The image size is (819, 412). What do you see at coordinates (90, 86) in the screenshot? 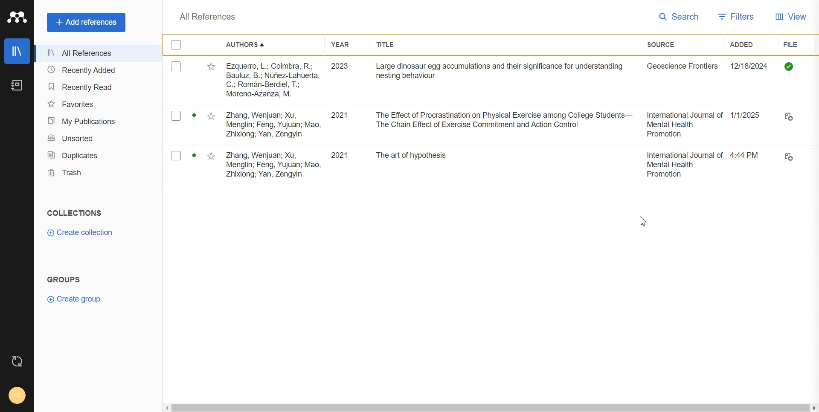
I see `Recently Read` at bounding box center [90, 86].